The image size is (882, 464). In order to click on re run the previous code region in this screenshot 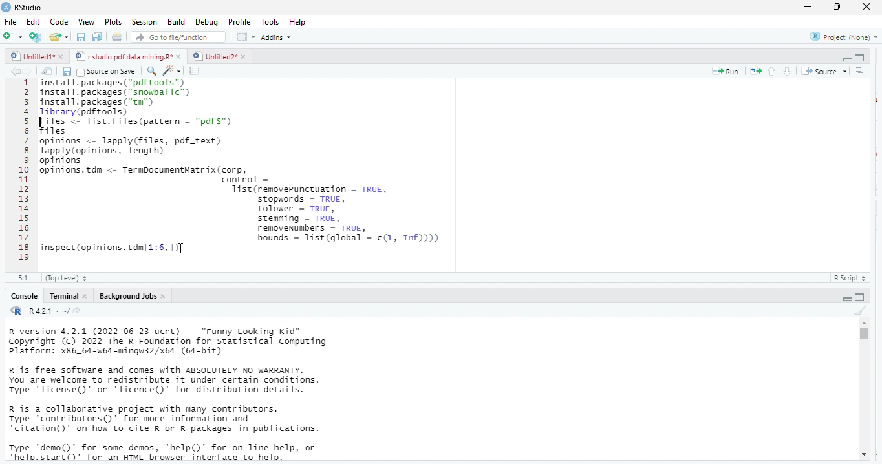, I will do `click(753, 70)`.